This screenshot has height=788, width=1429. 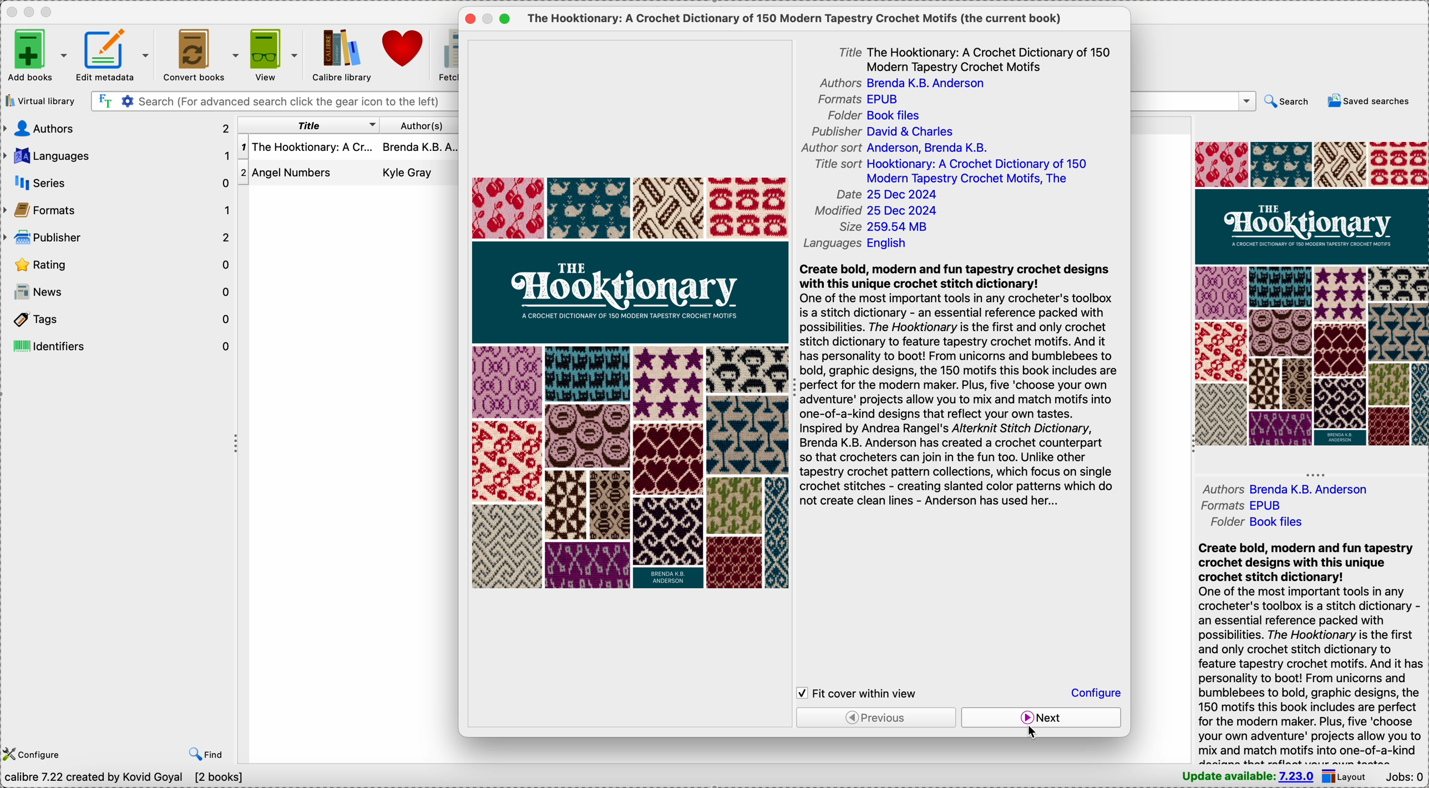 I want to click on add books, so click(x=37, y=54).